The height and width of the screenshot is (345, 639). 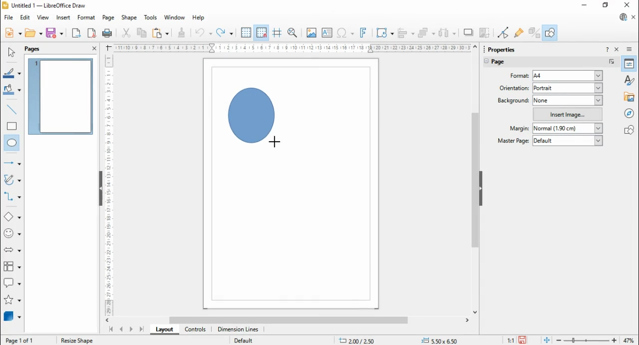 What do you see at coordinates (225, 33) in the screenshot?
I see `redo` at bounding box center [225, 33].